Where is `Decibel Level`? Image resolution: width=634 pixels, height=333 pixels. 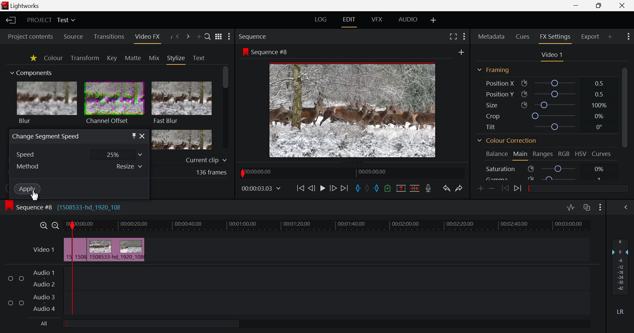 Decibel Level is located at coordinates (620, 275).